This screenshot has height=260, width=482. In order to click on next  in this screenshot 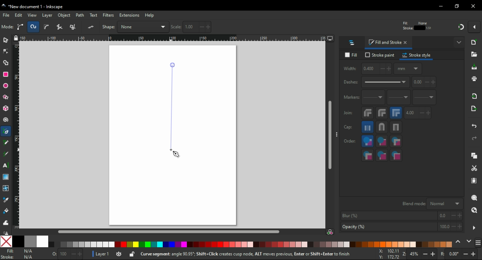, I will do `click(469, 242)`.